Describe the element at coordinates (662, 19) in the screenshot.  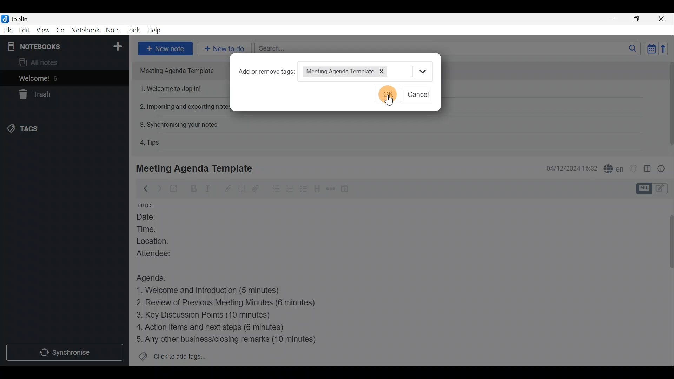
I see `Close` at that location.